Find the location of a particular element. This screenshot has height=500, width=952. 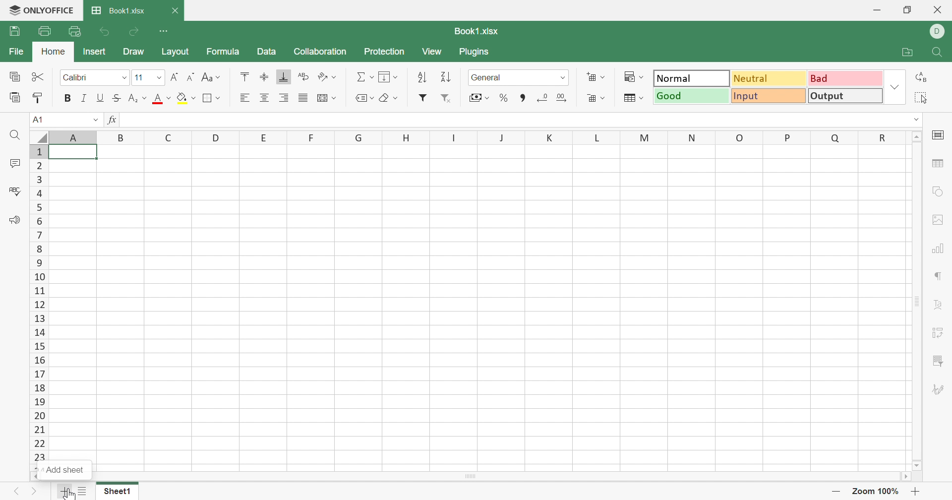

M is located at coordinates (646, 138).